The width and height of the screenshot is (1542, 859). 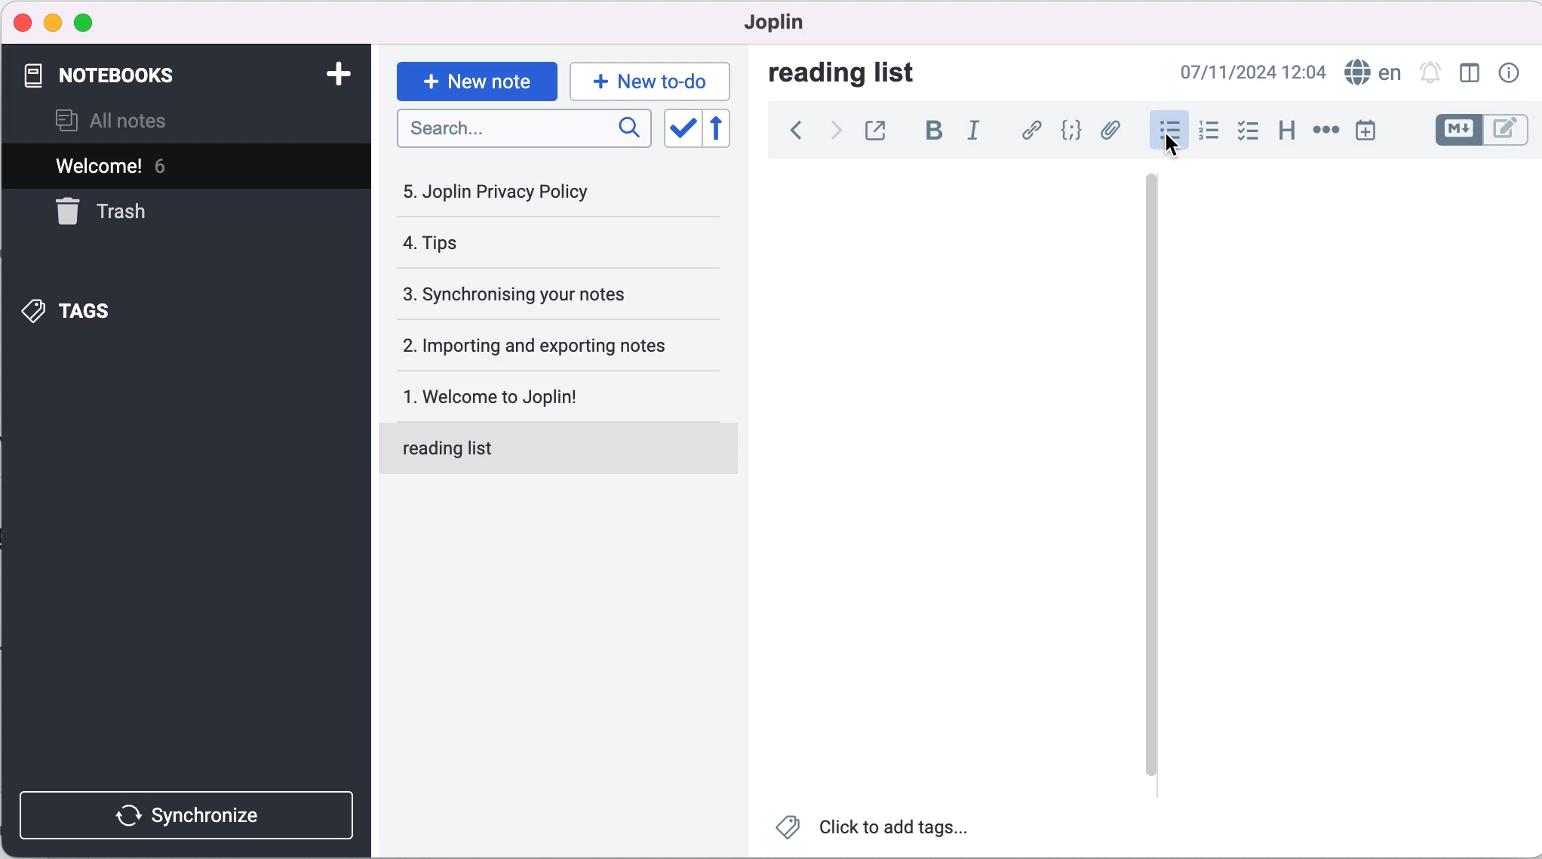 I want to click on italic, so click(x=977, y=130).